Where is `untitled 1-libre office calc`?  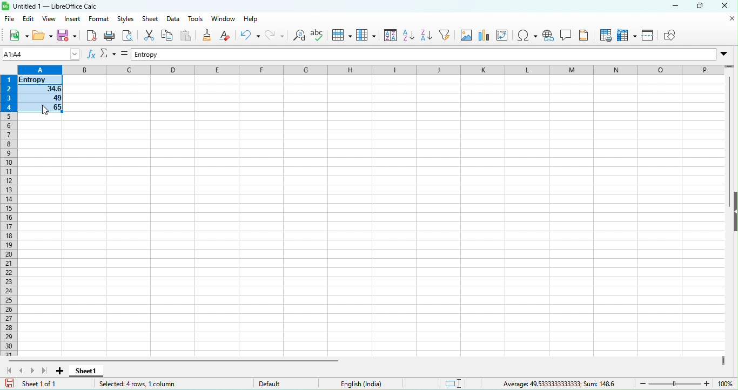
untitled 1-libre office calc is located at coordinates (55, 6).